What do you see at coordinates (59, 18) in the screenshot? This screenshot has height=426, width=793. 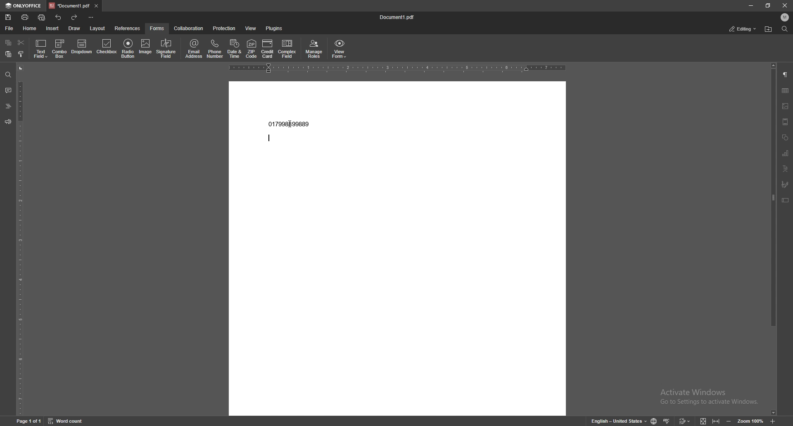 I see `undo` at bounding box center [59, 18].